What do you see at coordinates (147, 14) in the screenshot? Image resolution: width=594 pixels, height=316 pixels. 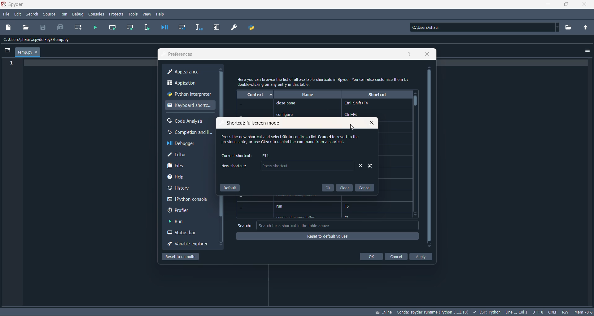 I see `view` at bounding box center [147, 14].